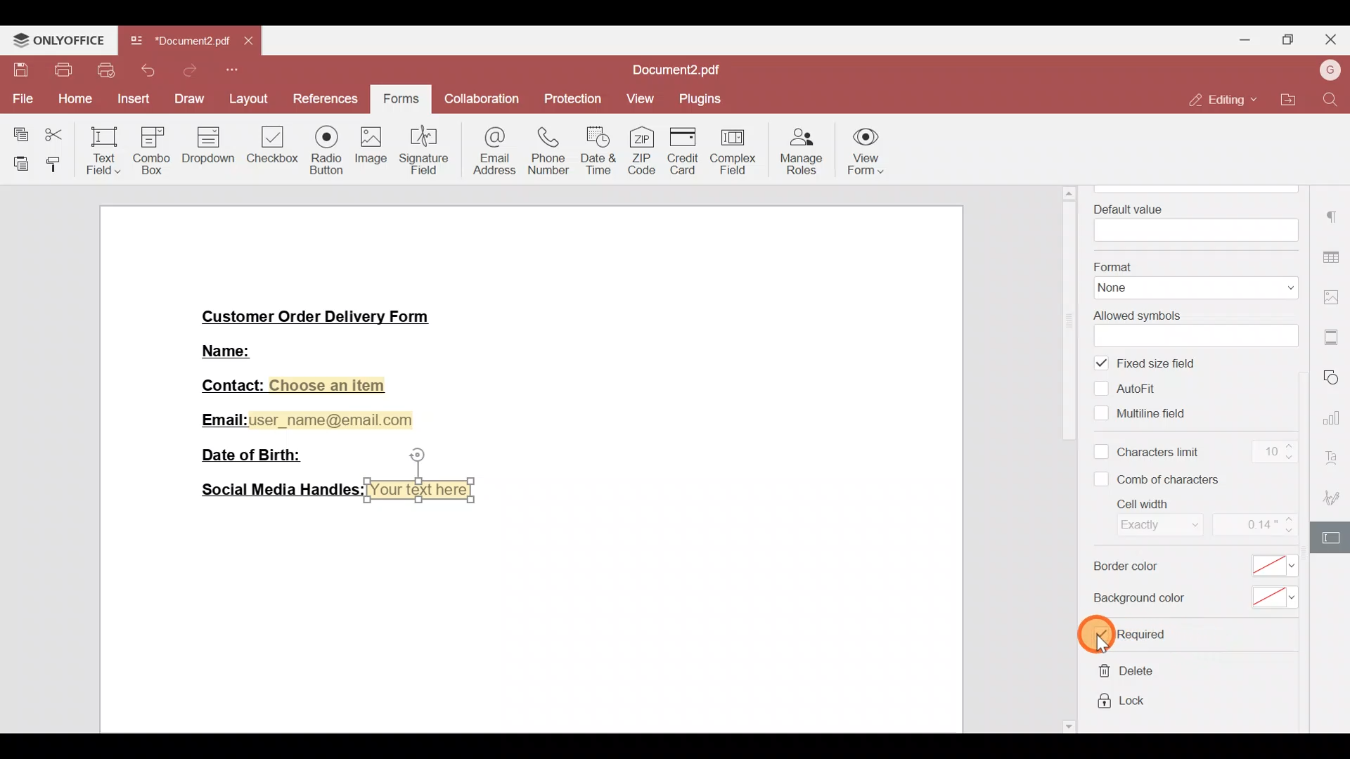 Image resolution: width=1350 pixels, height=759 pixels. Describe the element at coordinates (1336, 497) in the screenshot. I see `Signature settings` at that location.